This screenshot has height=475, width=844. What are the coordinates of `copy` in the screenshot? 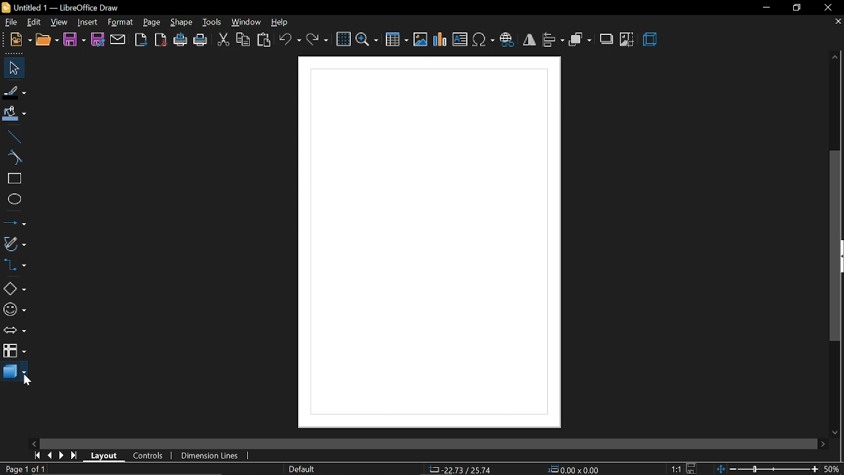 It's located at (243, 42).